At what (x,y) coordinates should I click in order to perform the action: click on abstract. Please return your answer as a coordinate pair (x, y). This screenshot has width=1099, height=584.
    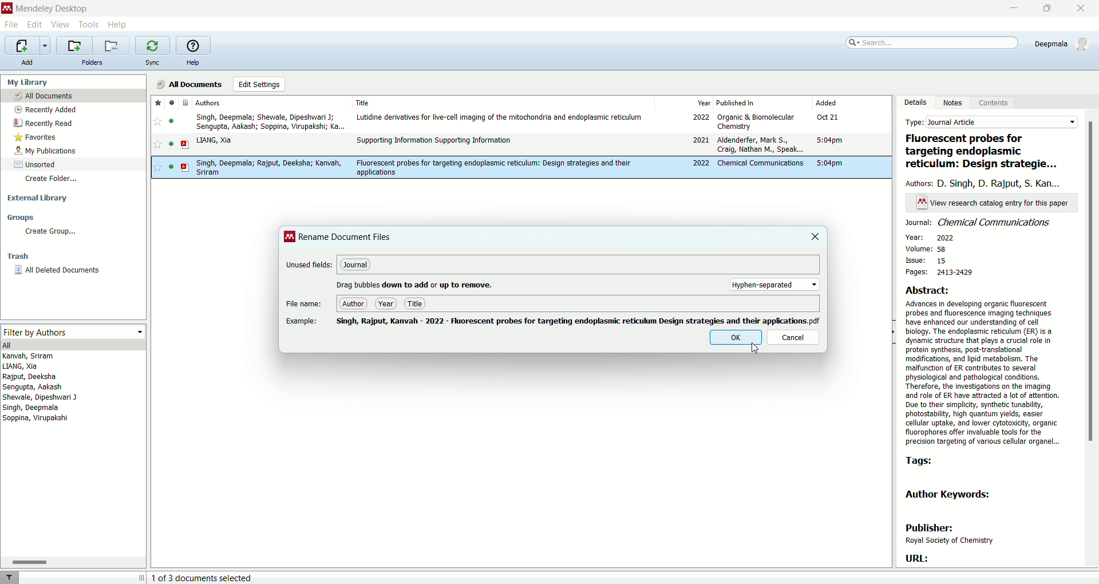
    Looking at the image, I should click on (990, 366).